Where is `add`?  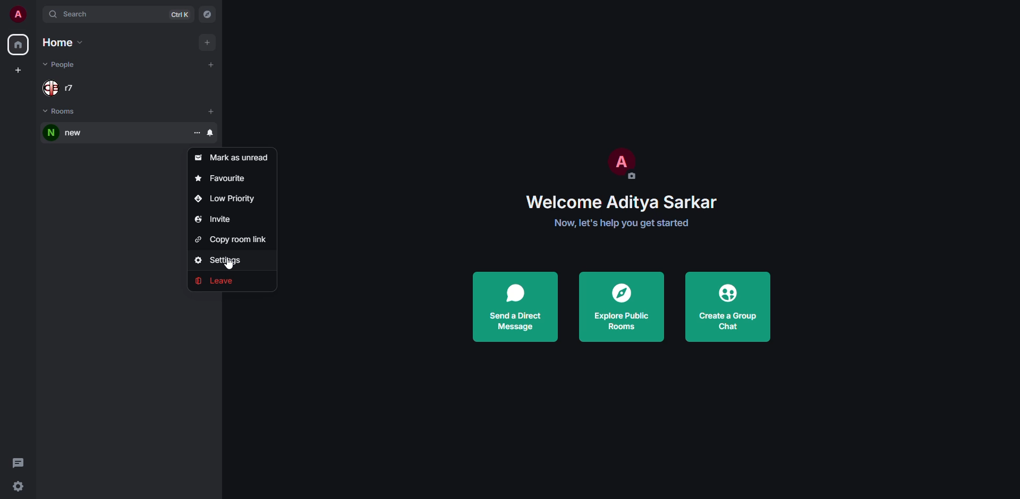 add is located at coordinates (211, 64).